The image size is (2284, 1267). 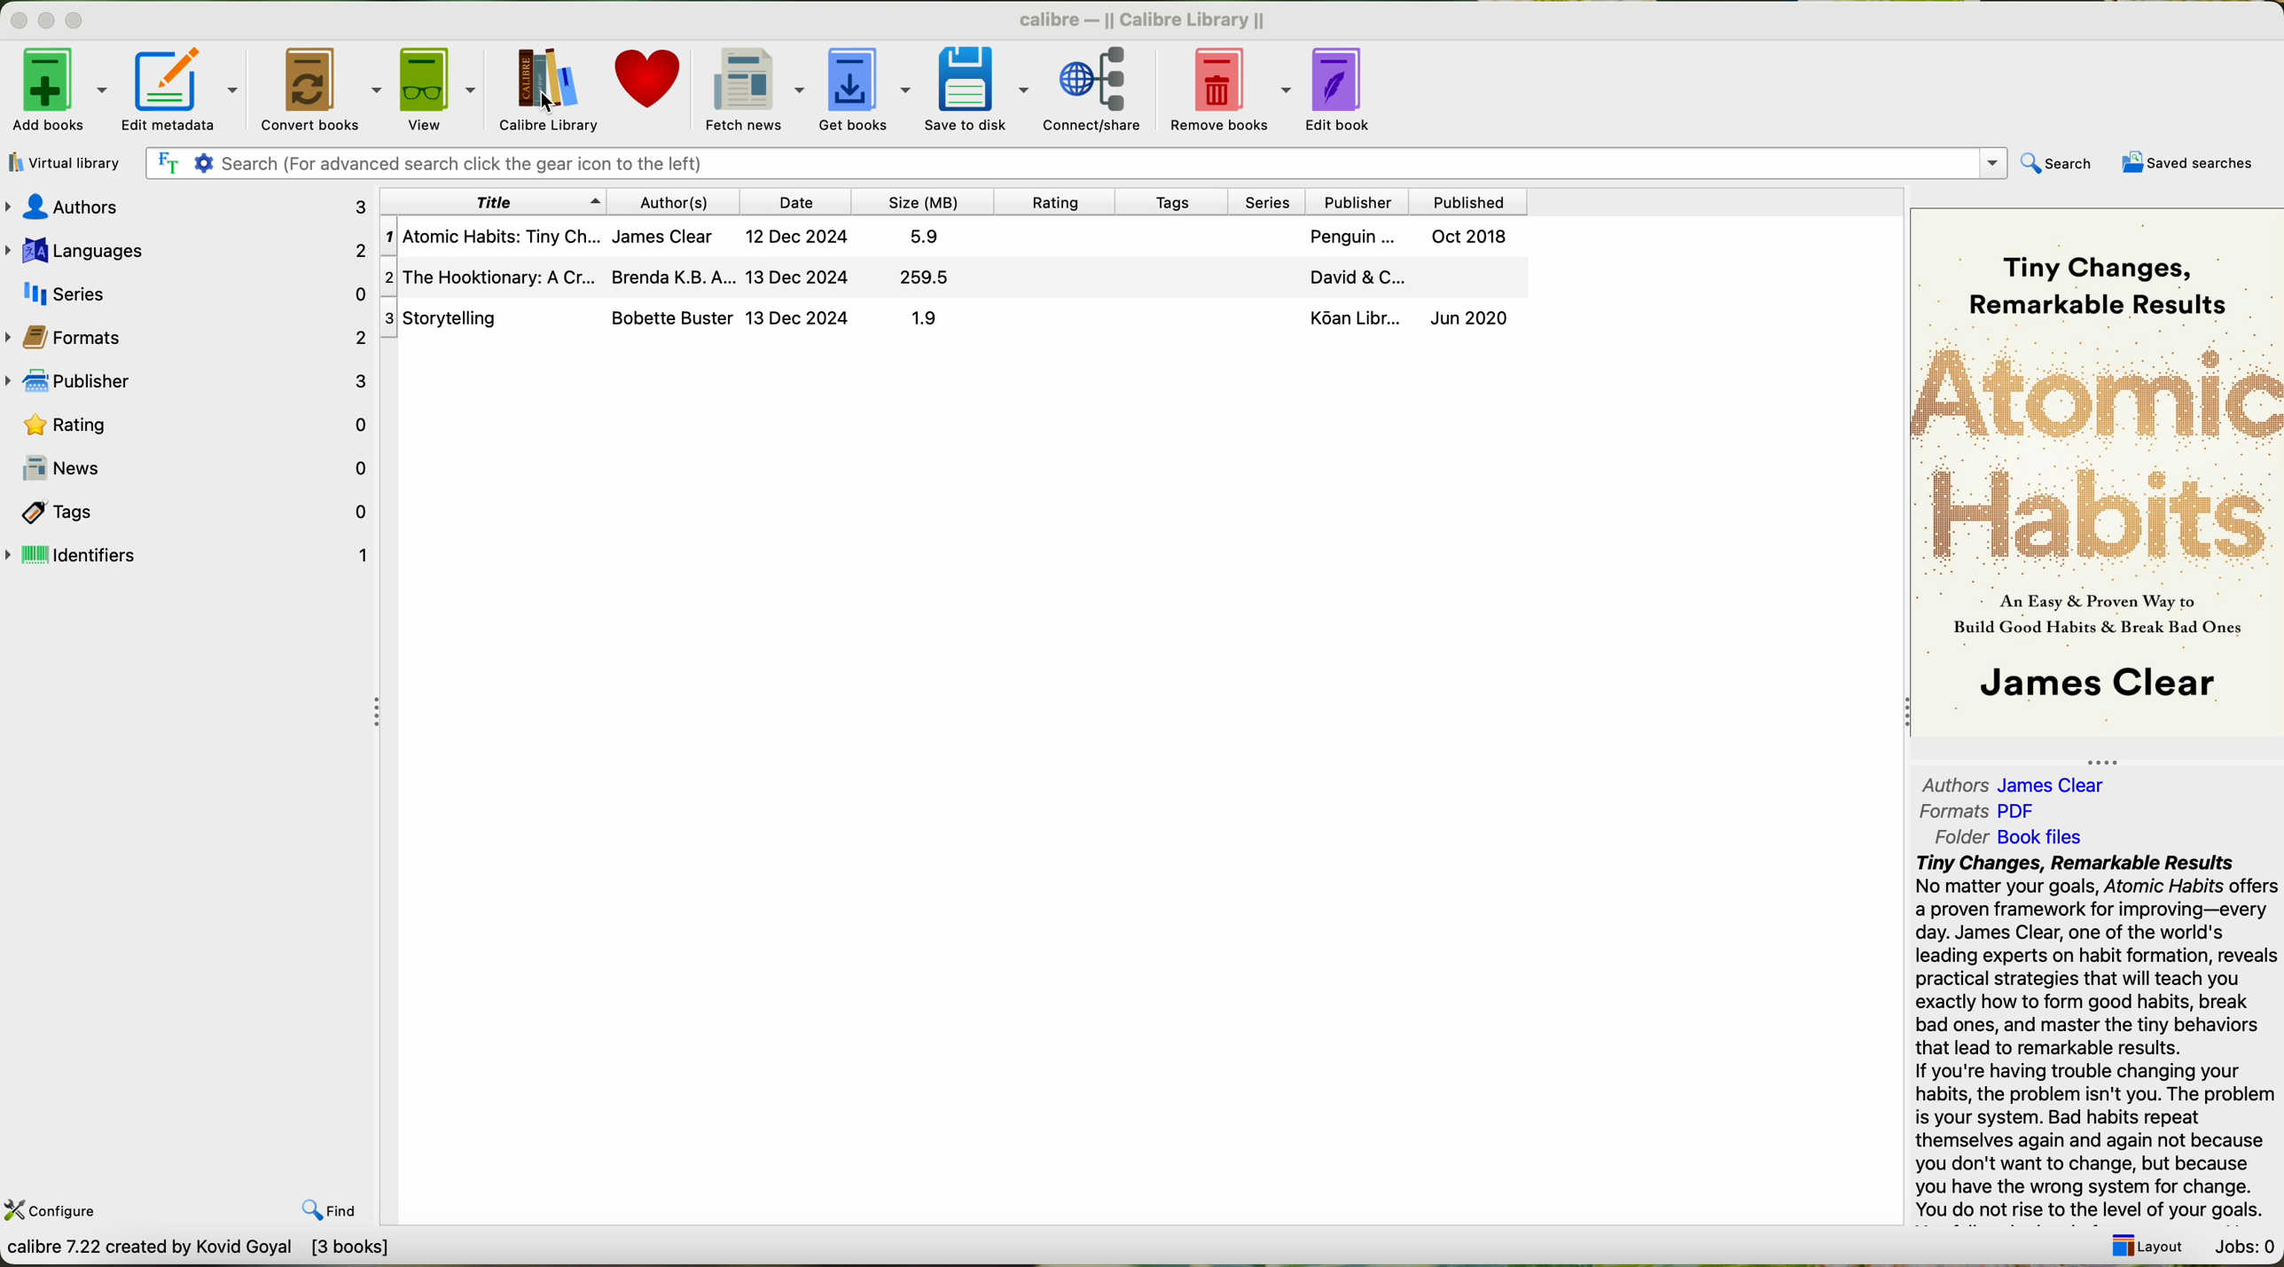 What do you see at coordinates (491, 202) in the screenshot?
I see `title` at bounding box center [491, 202].